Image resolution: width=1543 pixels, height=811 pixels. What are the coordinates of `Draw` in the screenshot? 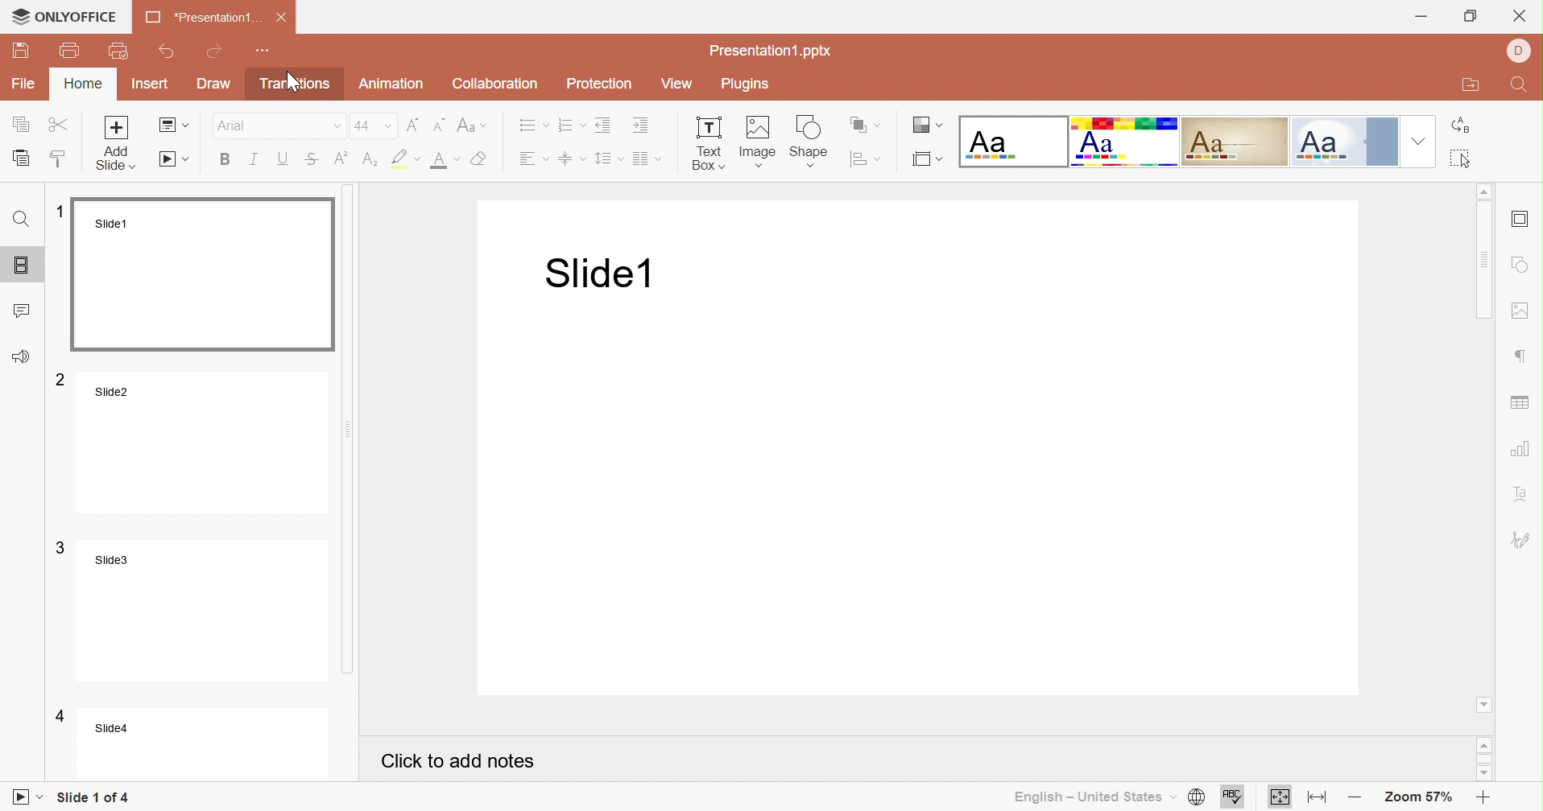 It's located at (216, 85).